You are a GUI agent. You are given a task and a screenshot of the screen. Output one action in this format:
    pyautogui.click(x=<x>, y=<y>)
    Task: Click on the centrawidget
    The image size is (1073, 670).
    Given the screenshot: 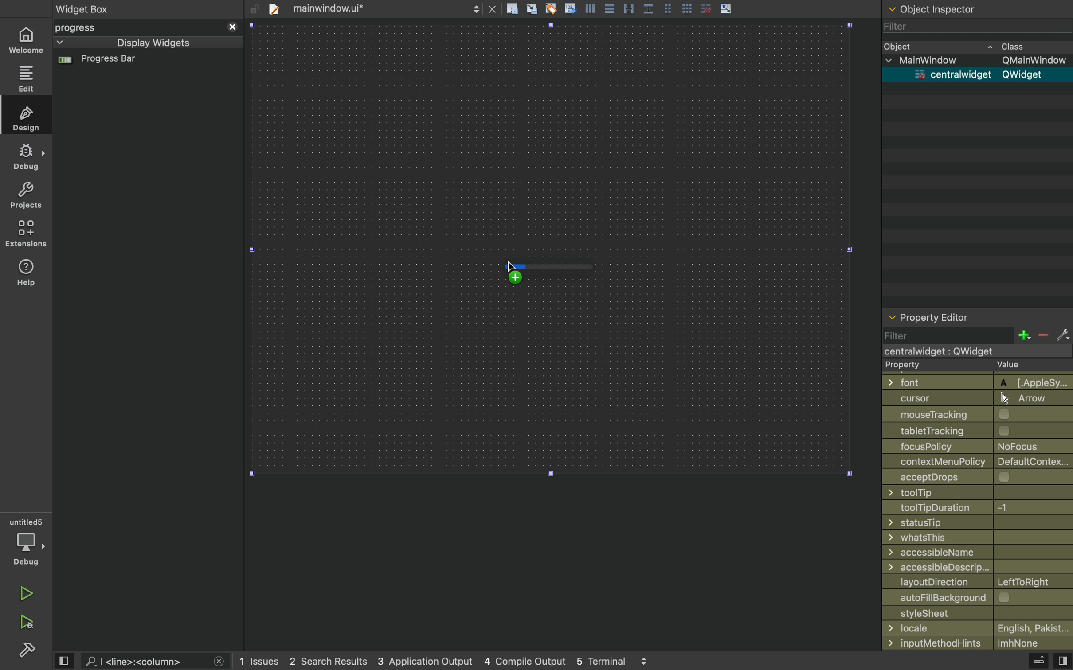 What is the action you would take?
    pyautogui.click(x=974, y=74)
    